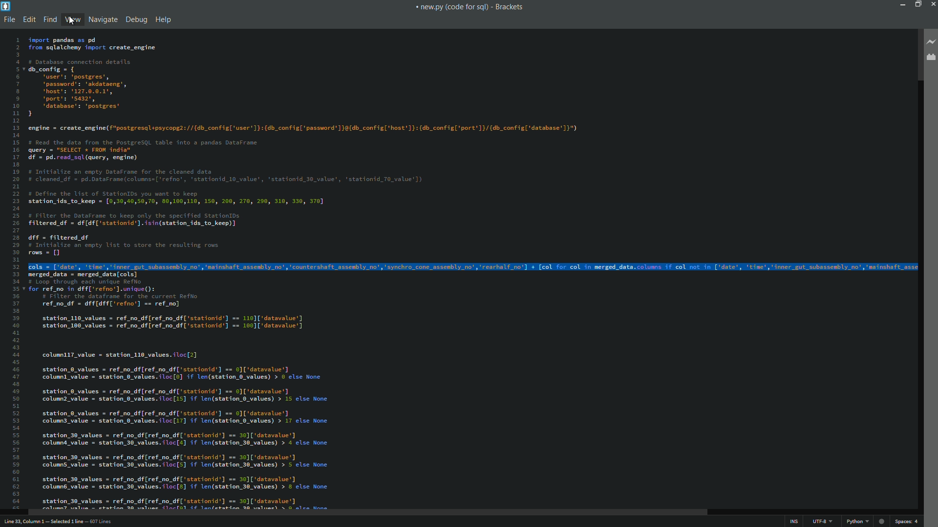 This screenshot has height=527, width=938. What do you see at coordinates (136, 20) in the screenshot?
I see `debug menu` at bounding box center [136, 20].